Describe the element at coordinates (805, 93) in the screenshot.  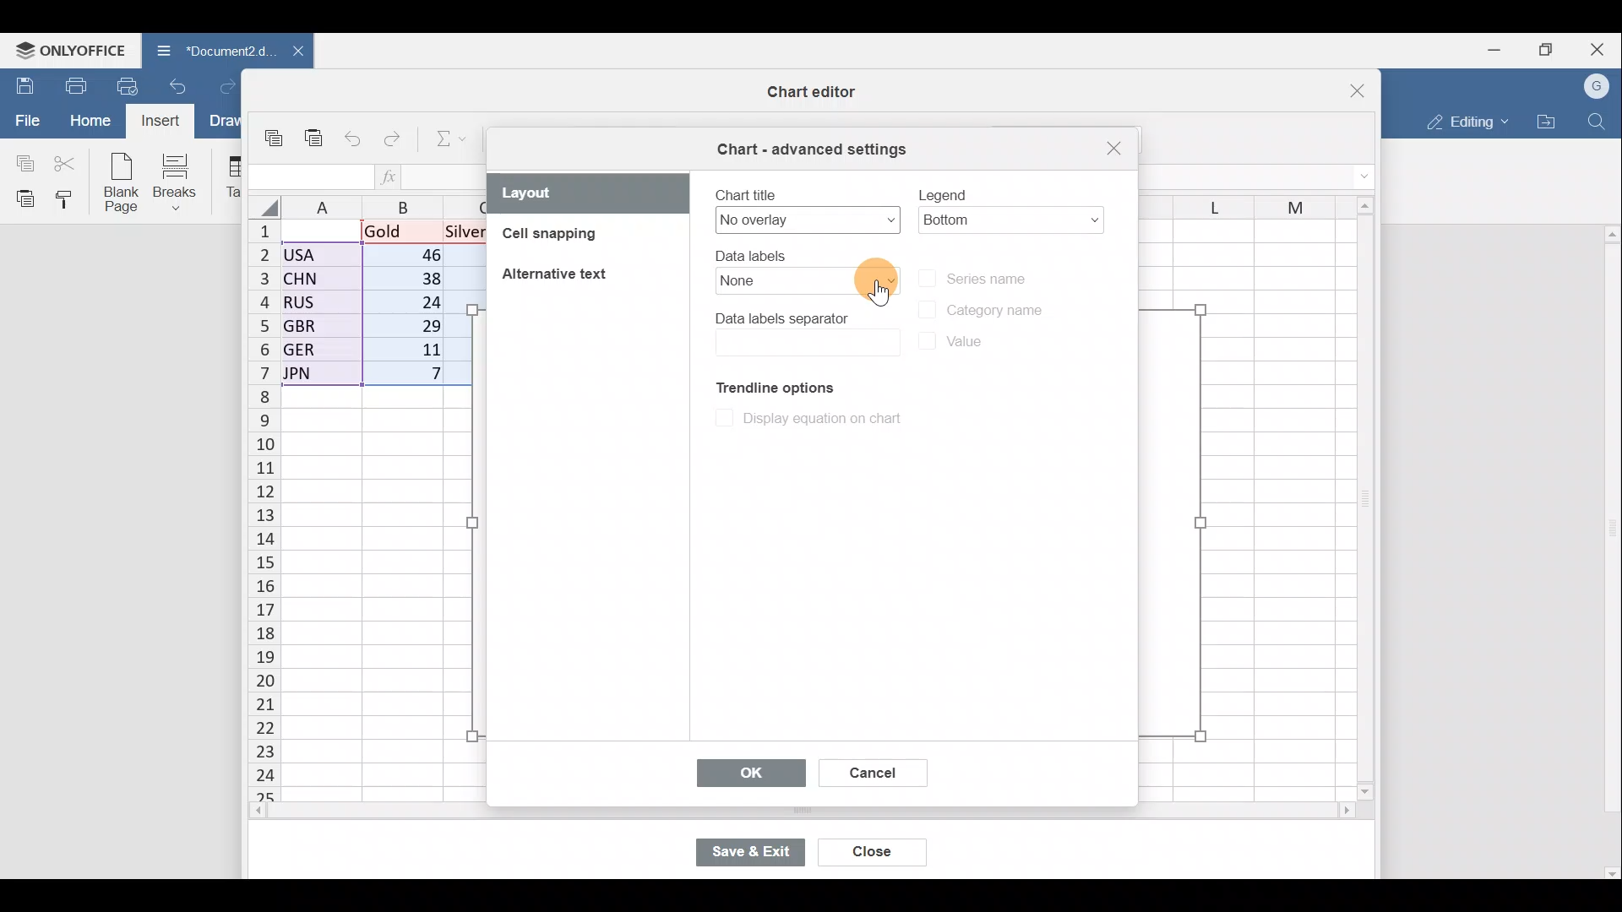
I see `Chart editor` at that location.